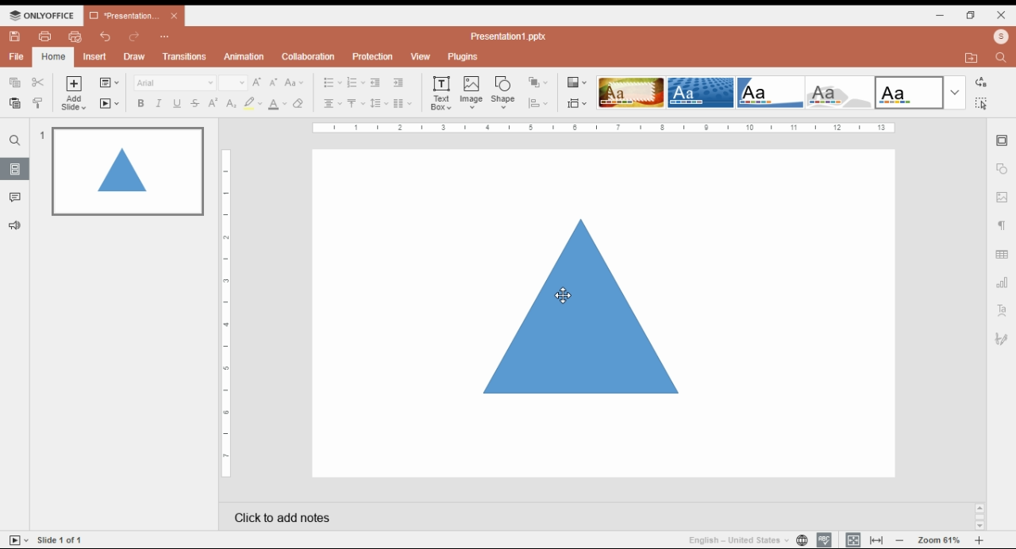  What do you see at coordinates (164, 37) in the screenshot?
I see `more options` at bounding box center [164, 37].